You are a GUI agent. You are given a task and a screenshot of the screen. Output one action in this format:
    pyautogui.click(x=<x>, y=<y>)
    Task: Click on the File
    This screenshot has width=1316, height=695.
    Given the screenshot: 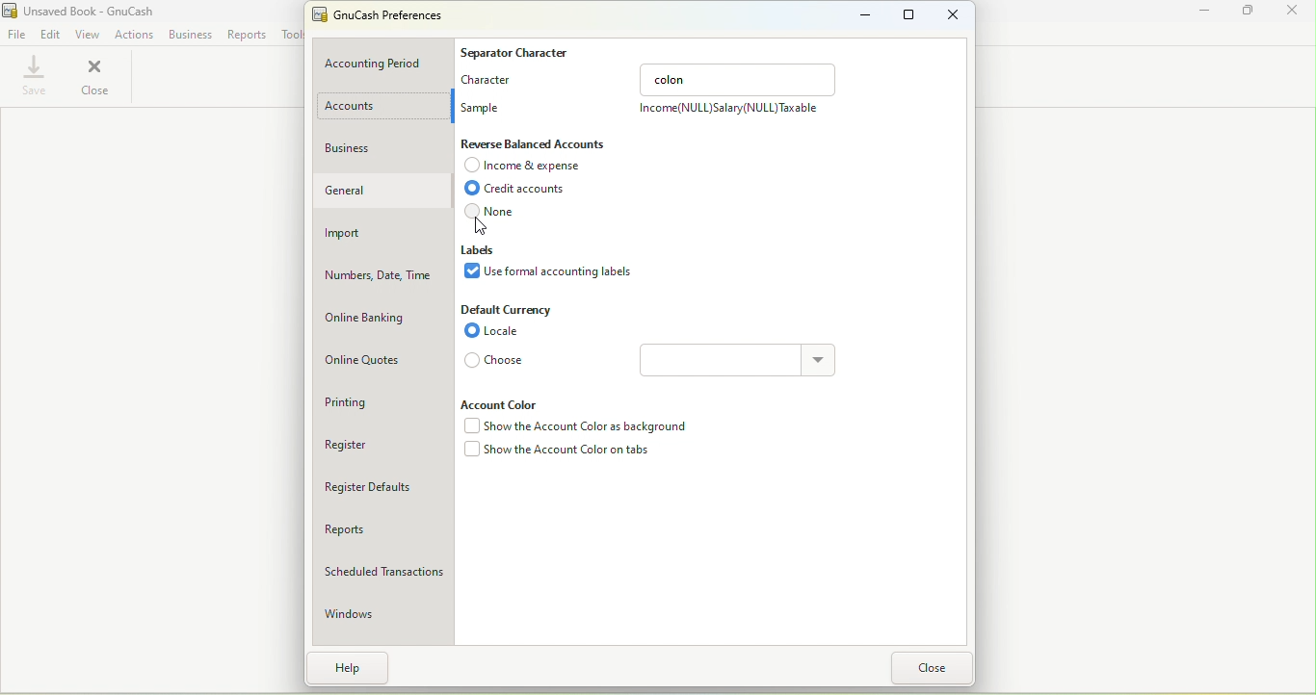 What is the action you would take?
    pyautogui.click(x=18, y=33)
    